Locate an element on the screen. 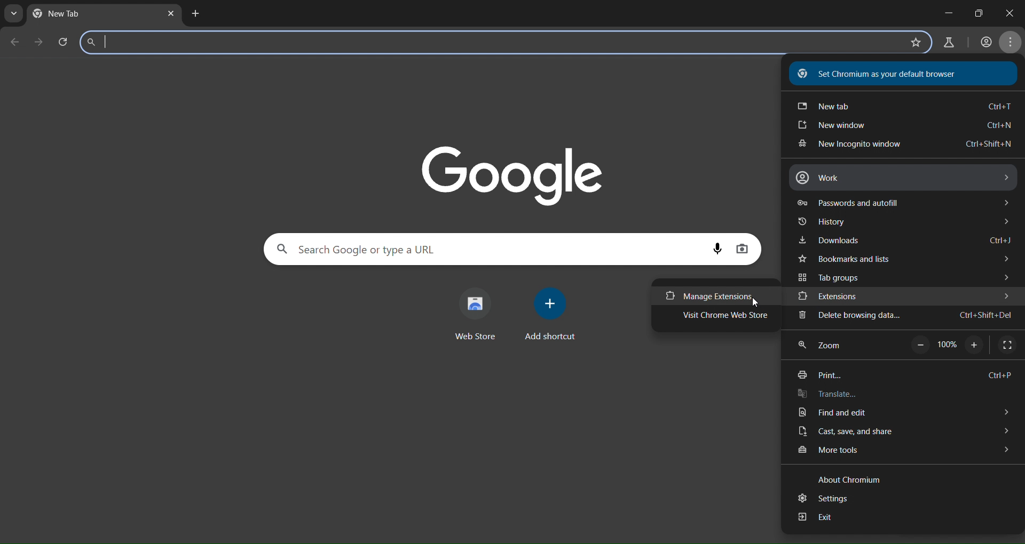 This screenshot has width=1025, height=544. web store is located at coordinates (477, 310).